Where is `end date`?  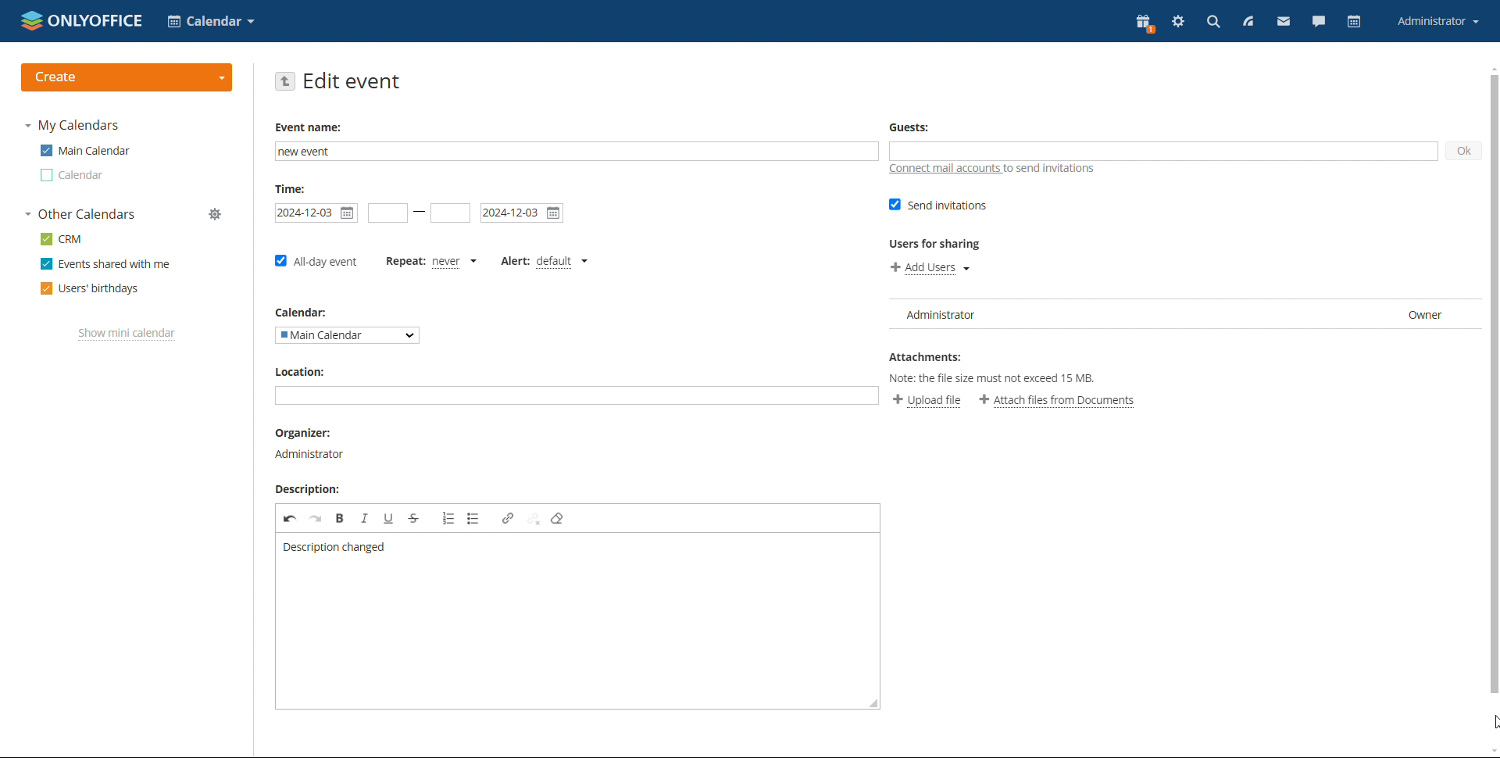 end date is located at coordinates (522, 214).